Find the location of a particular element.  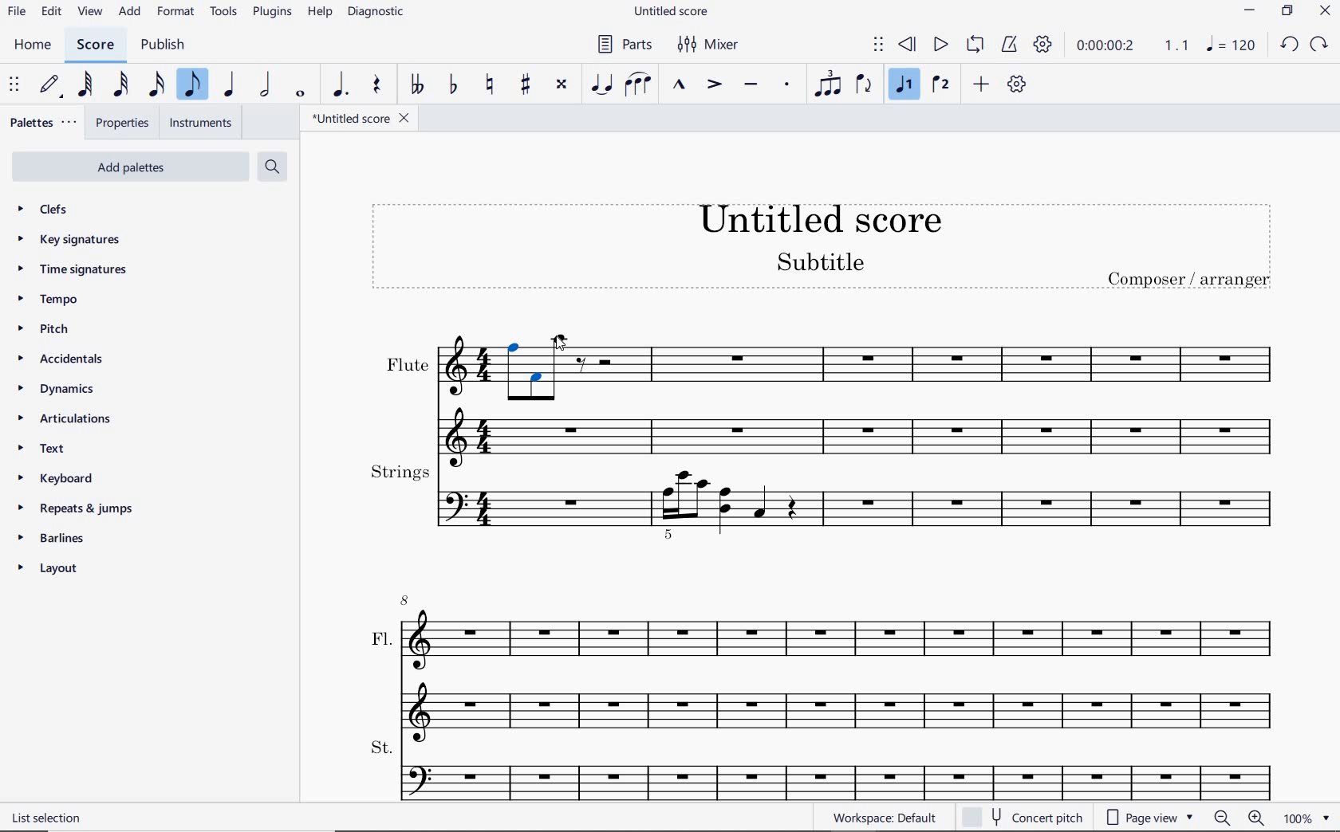

REWIND is located at coordinates (905, 45).